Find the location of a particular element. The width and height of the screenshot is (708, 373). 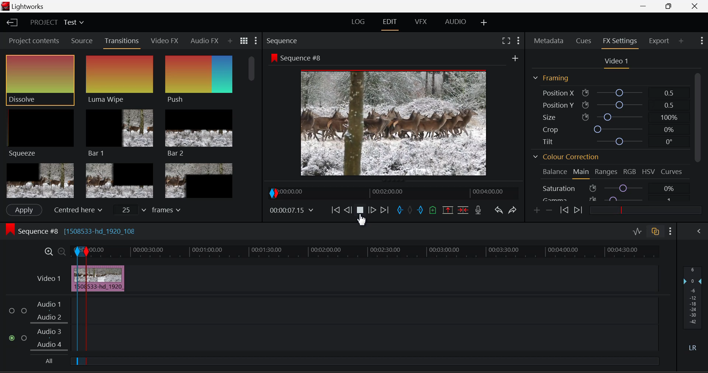

Audio FX is located at coordinates (205, 41).